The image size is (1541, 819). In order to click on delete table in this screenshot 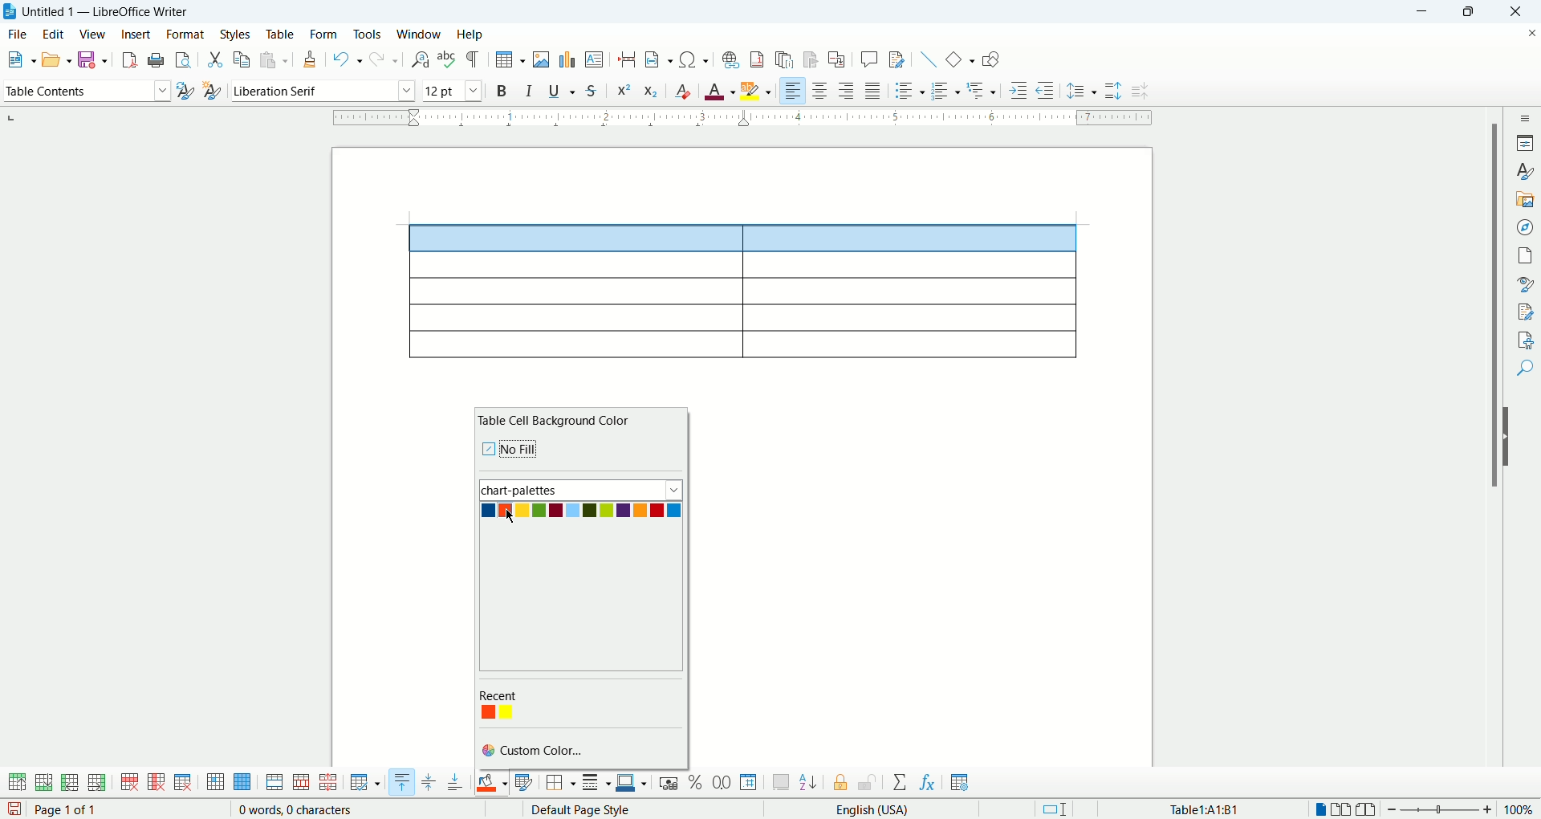, I will do `click(183, 782)`.